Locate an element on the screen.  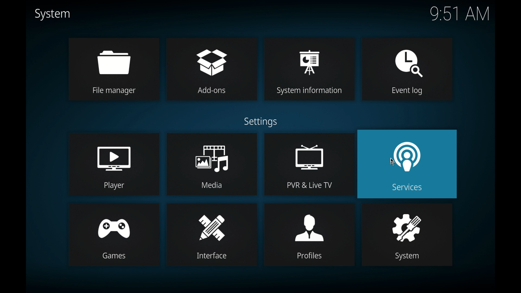
event log is located at coordinates (408, 69).